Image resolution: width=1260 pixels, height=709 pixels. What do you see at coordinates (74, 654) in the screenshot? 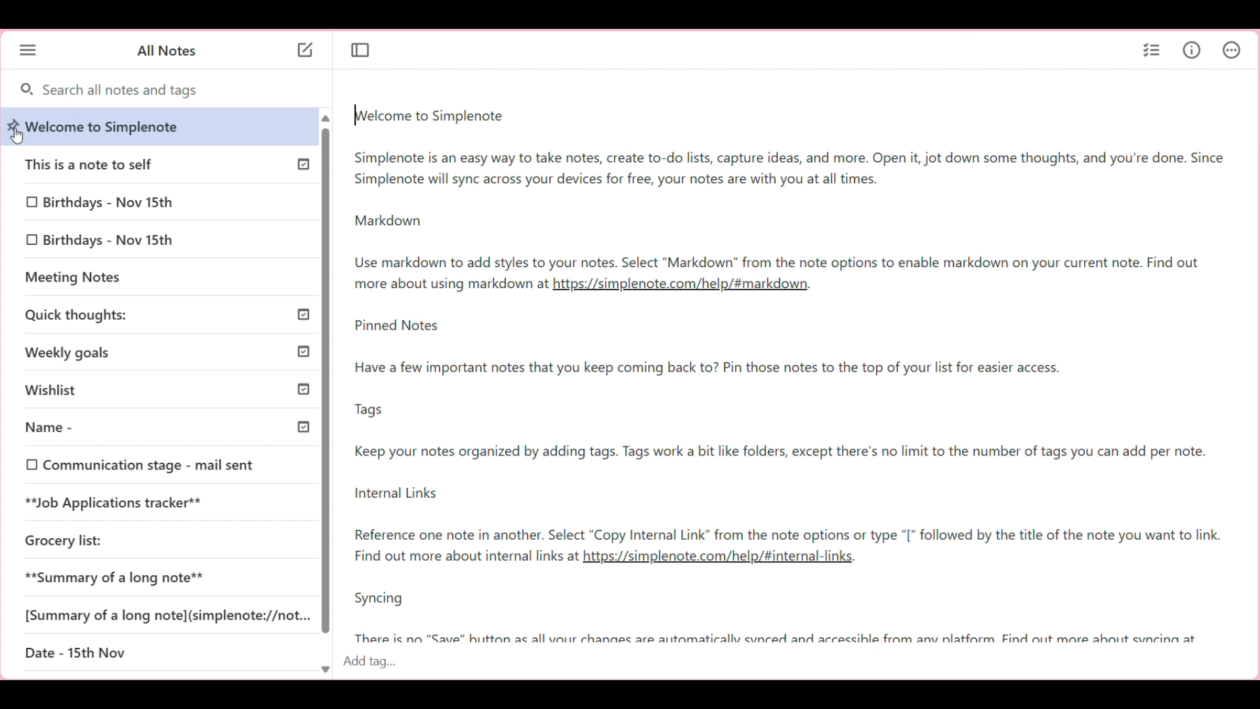
I see `Date - 15th Nov` at bounding box center [74, 654].